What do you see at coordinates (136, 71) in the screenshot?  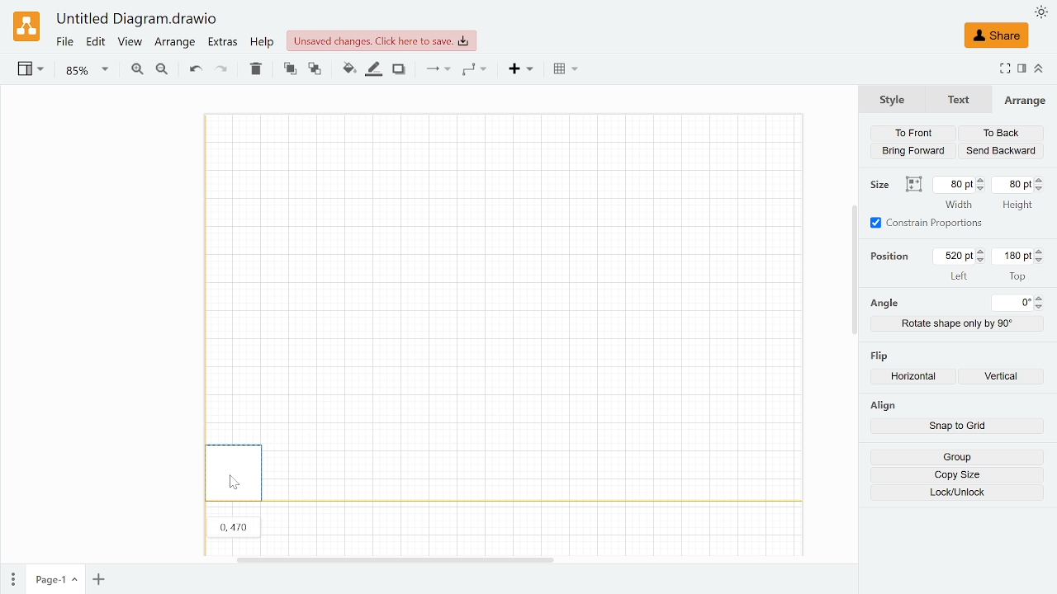 I see `Zoom in` at bounding box center [136, 71].